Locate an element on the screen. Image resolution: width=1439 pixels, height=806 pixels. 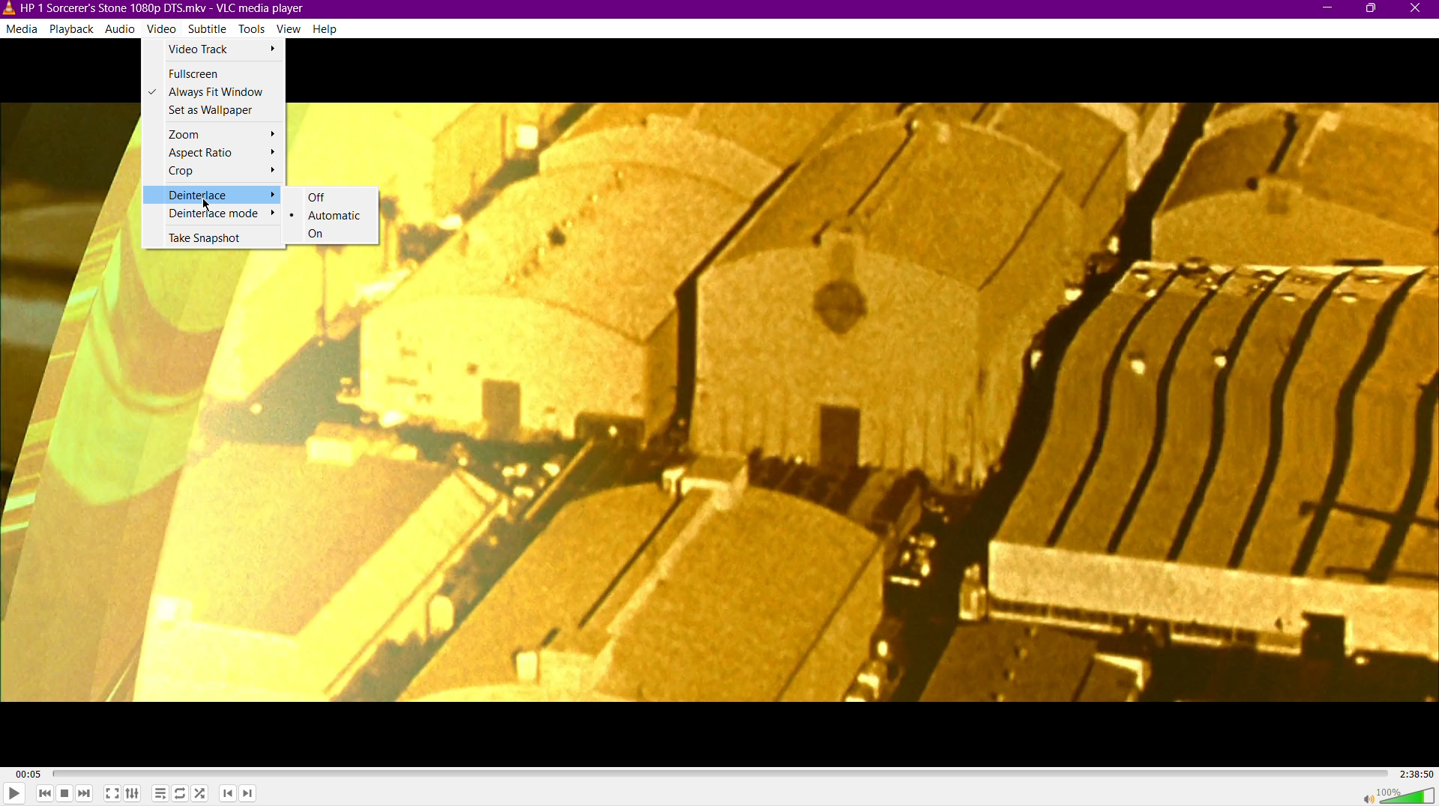
Playback is located at coordinates (70, 31).